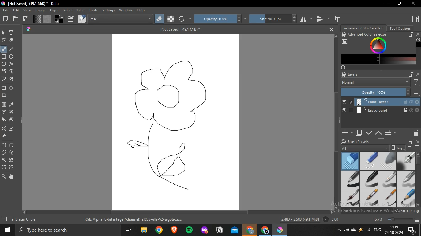 The width and height of the screenshot is (421, 236). What do you see at coordinates (24, 212) in the screenshot?
I see `left` at bounding box center [24, 212].